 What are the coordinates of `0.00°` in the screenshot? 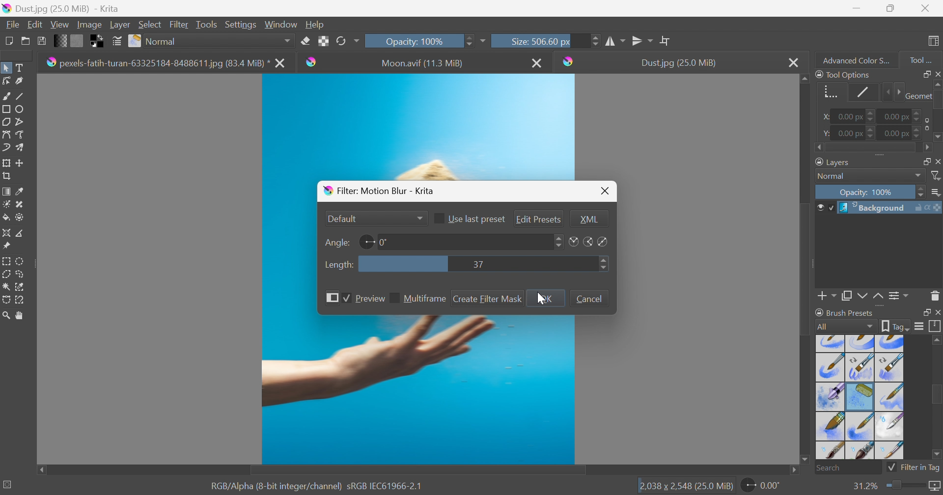 It's located at (762, 487).